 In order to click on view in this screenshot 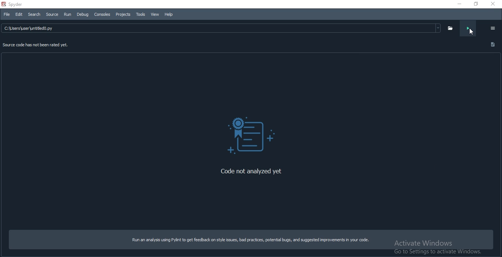, I will do `click(155, 14)`.